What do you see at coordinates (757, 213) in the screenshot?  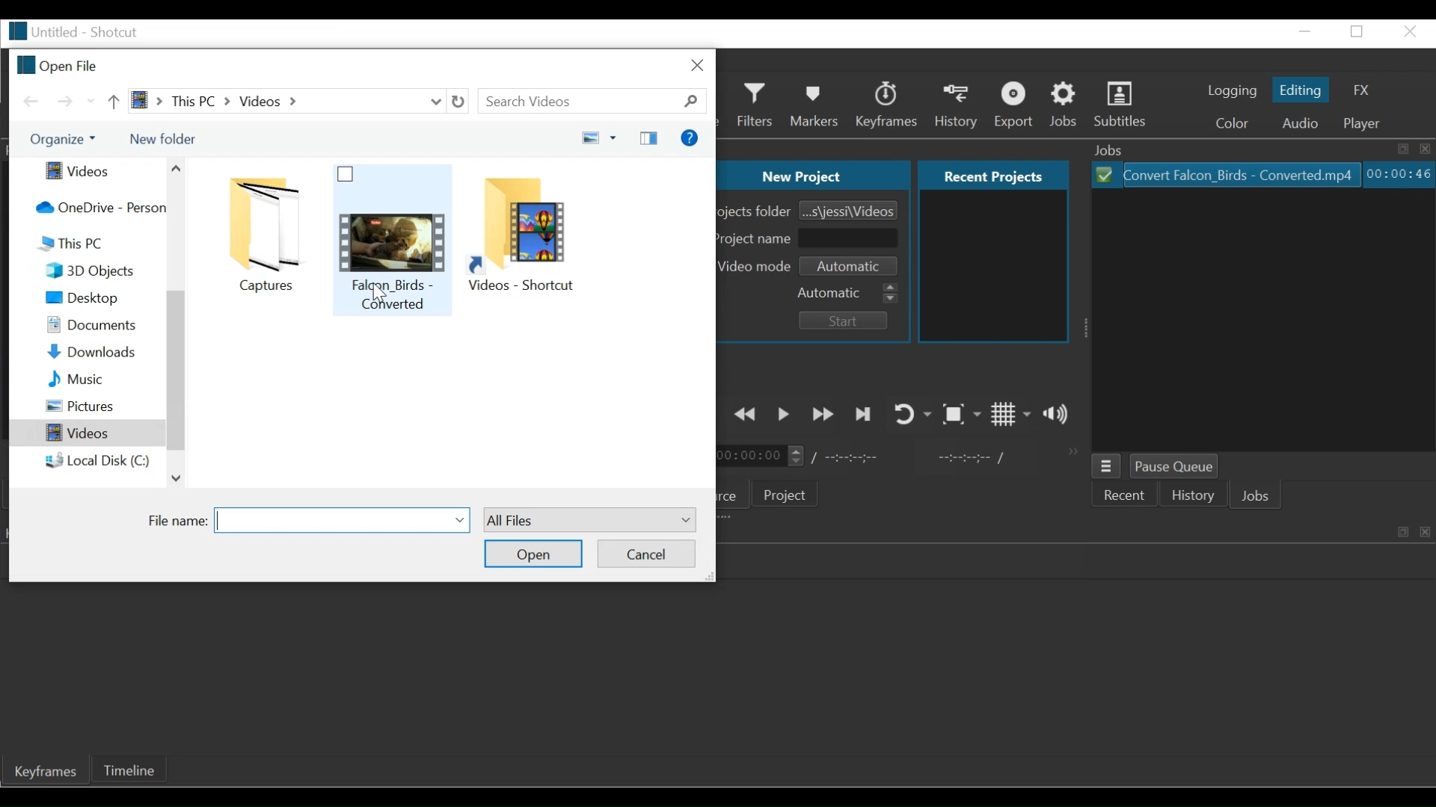 I see `Projects Folder` at bounding box center [757, 213].